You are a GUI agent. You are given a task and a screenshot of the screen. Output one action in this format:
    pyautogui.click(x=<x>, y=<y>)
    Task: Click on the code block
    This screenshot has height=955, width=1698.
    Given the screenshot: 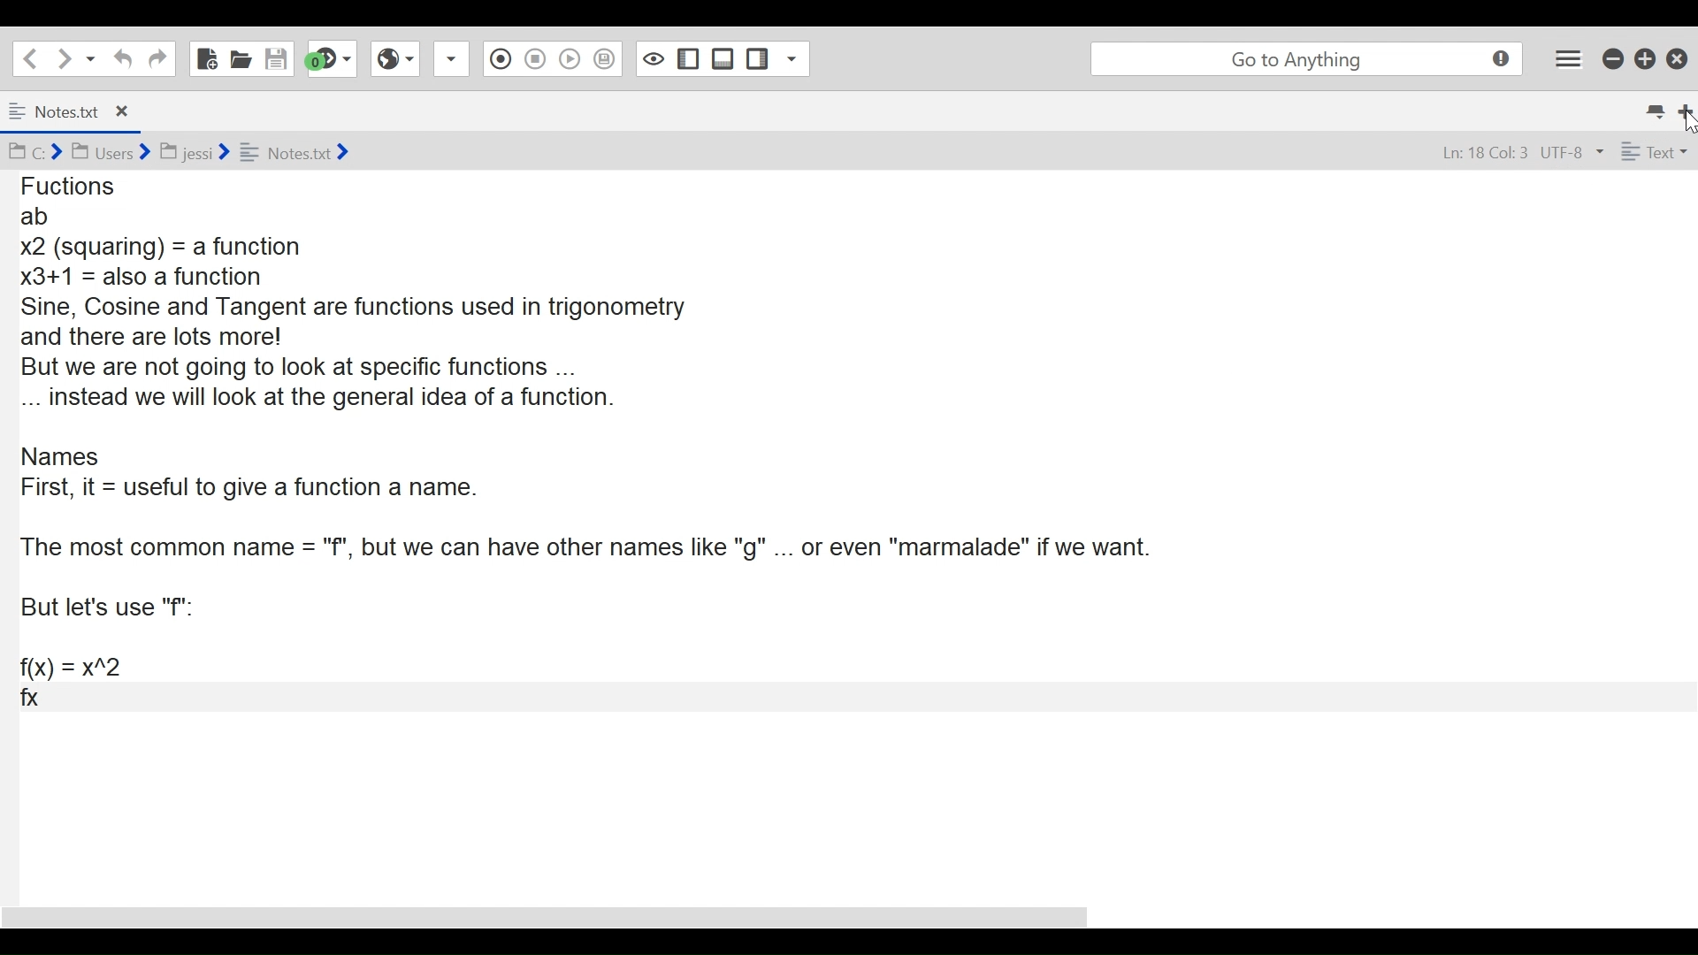 What is the action you would take?
    pyautogui.click(x=845, y=534)
    